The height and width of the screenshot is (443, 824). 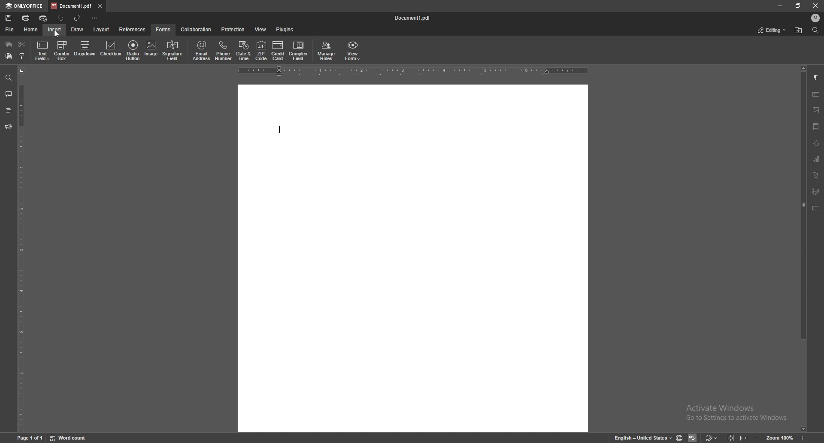 I want to click on plugins, so click(x=286, y=30).